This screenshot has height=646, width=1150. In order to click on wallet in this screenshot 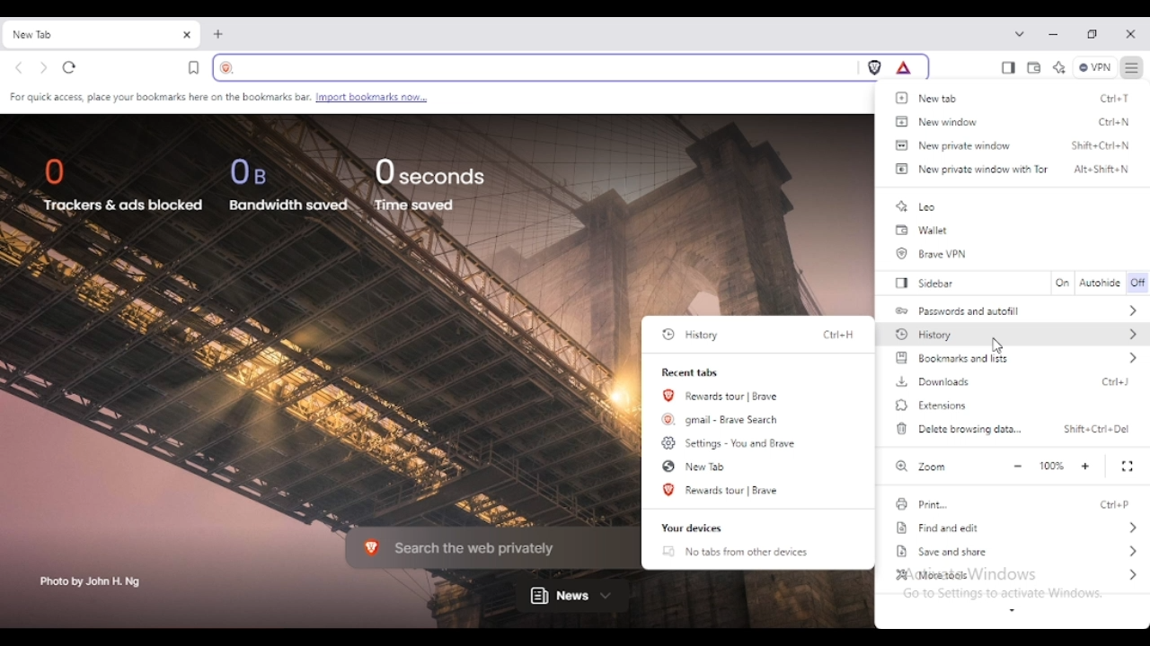, I will do `click(922, 231)`.